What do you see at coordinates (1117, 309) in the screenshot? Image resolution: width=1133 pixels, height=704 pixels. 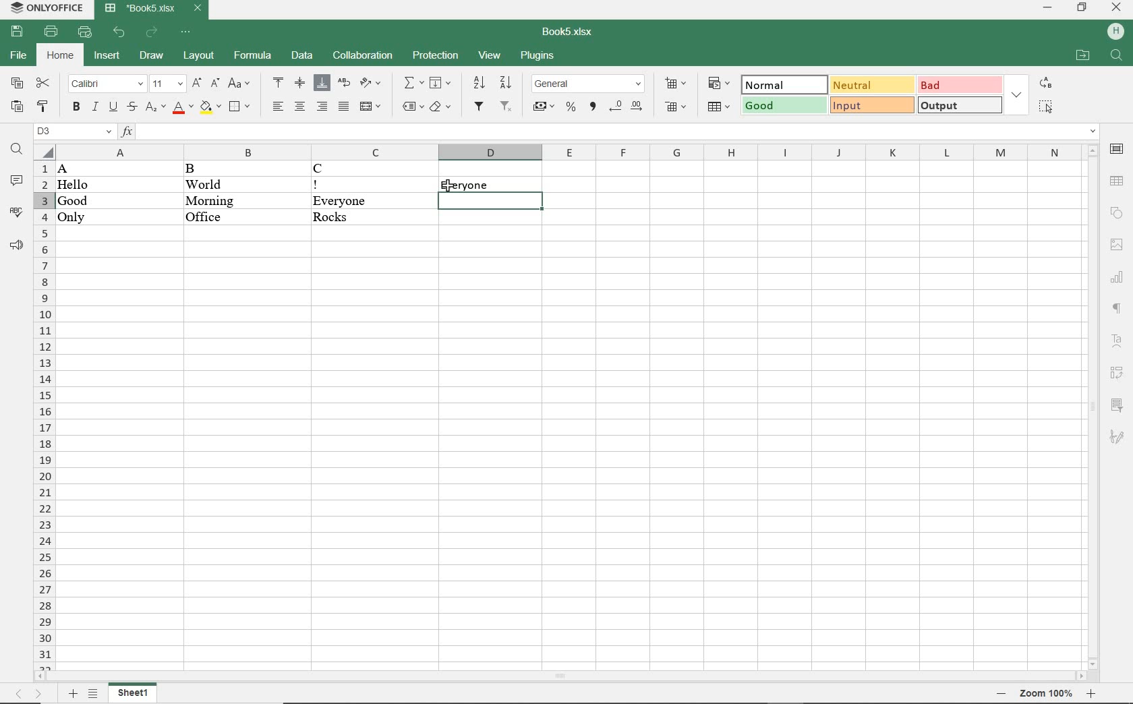 I see `paragraph settings` at bounding box center [1117, 309].